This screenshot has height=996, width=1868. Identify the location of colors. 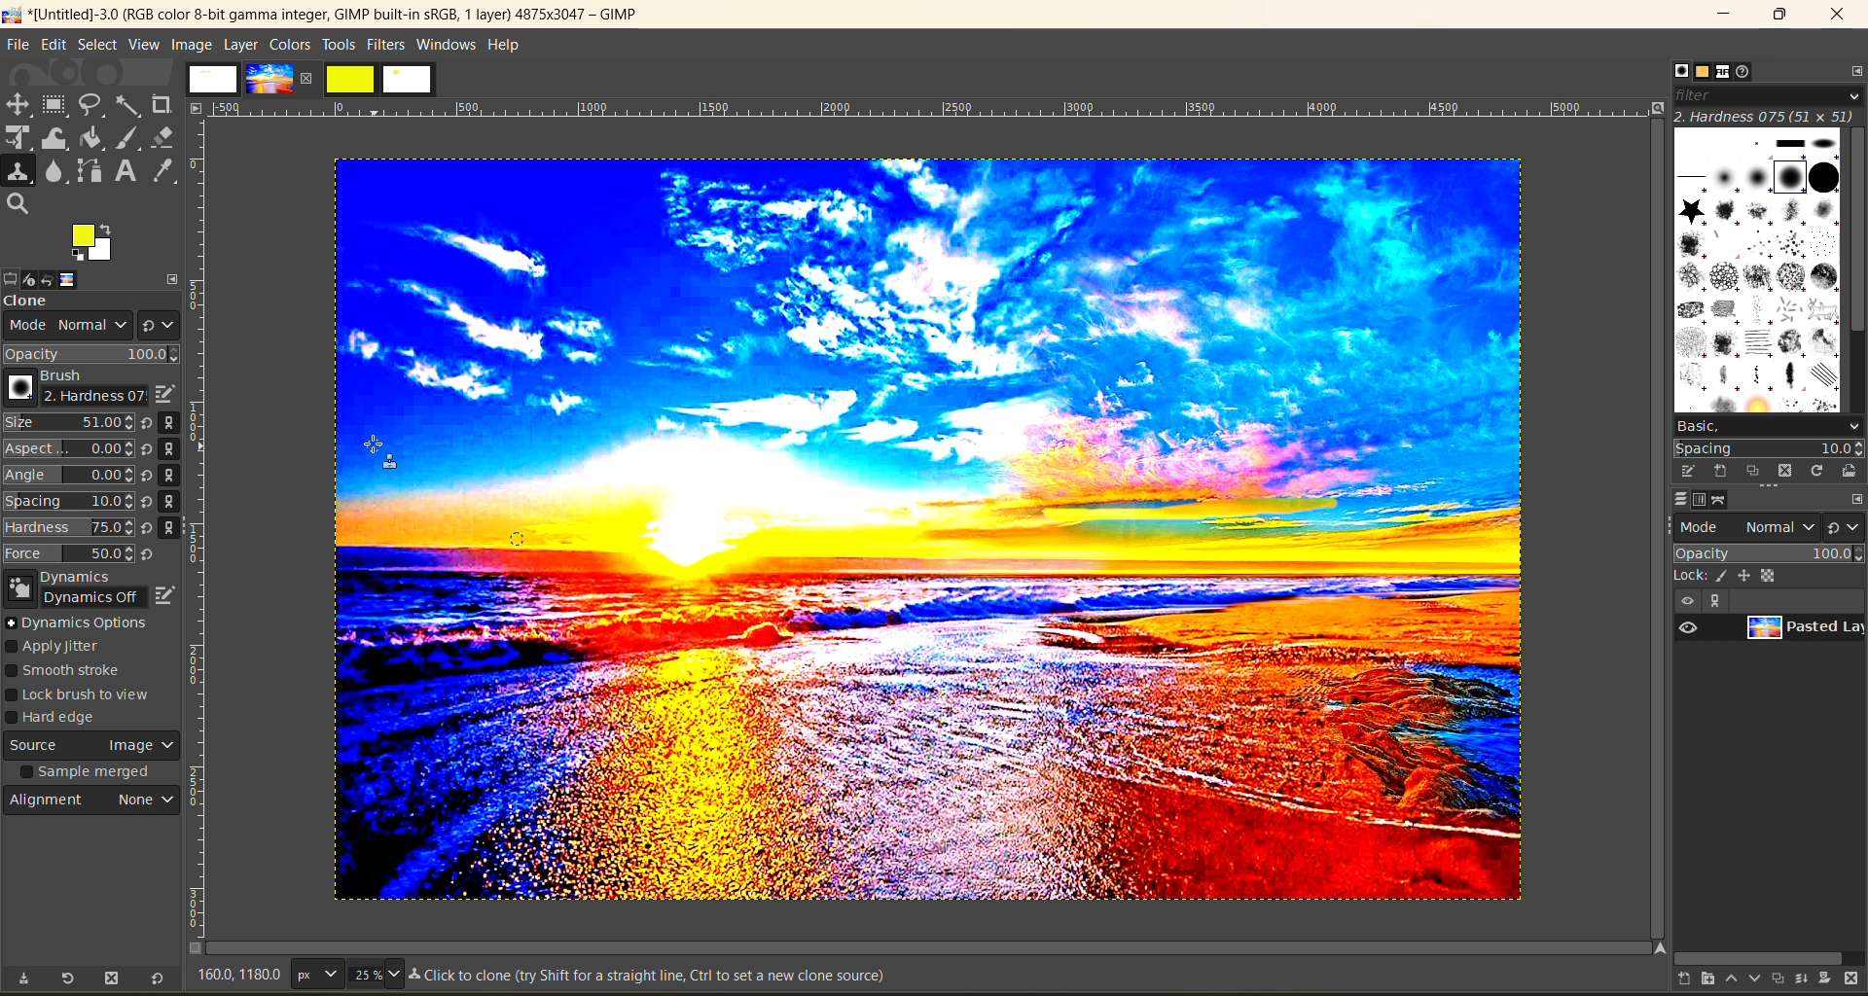
(289, 44).